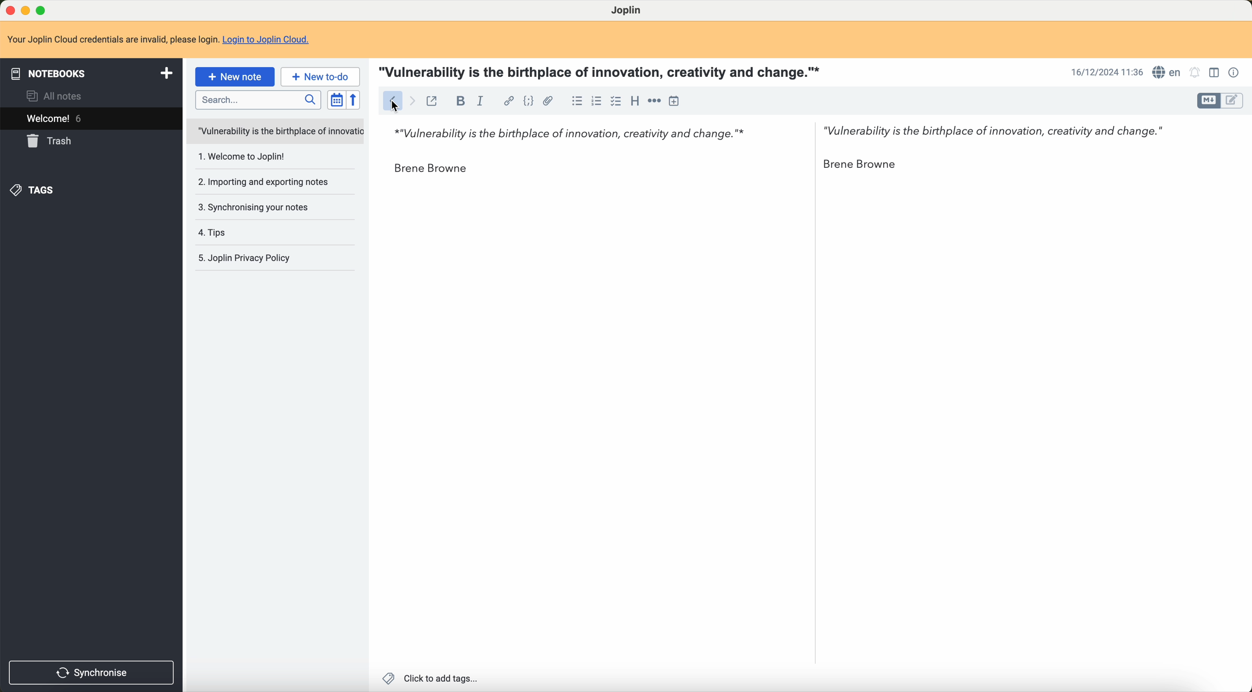 The width and height of the screenshot is (1252, 692). Describe the element at coordinates (564, 129) in the screenshot. I see `"Vulnerability is the birthplace of innovation, creativity and change."*` at that location.